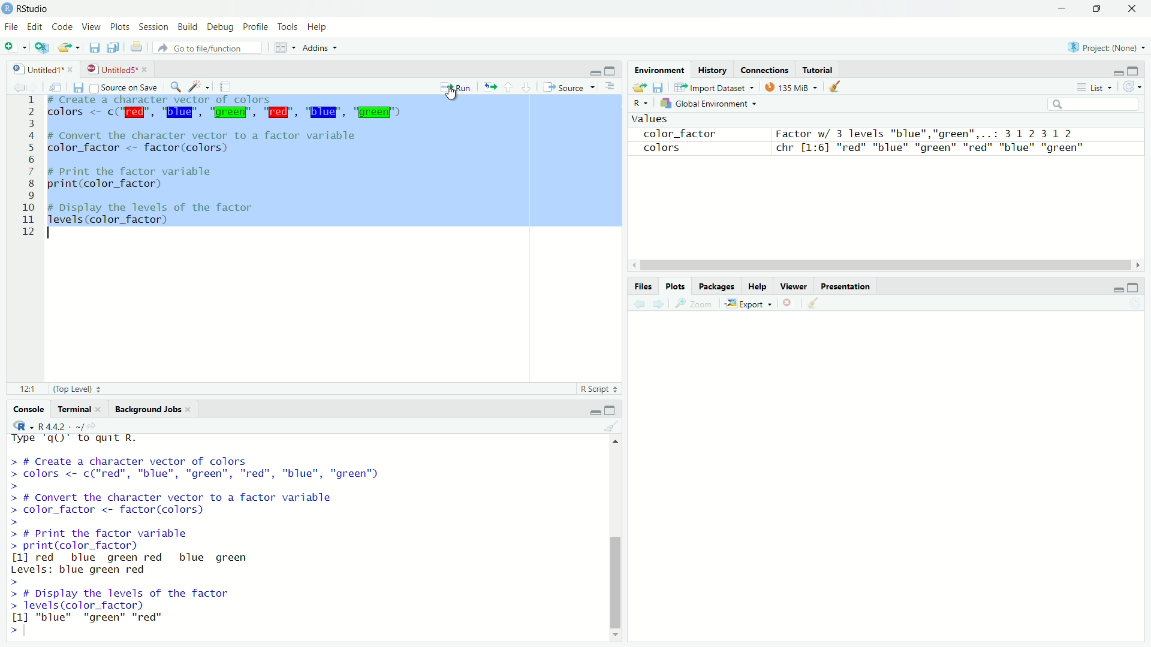  Describe the element at coordinates (787, 302) in the screenshot. I see `remove the current plot` at that location.